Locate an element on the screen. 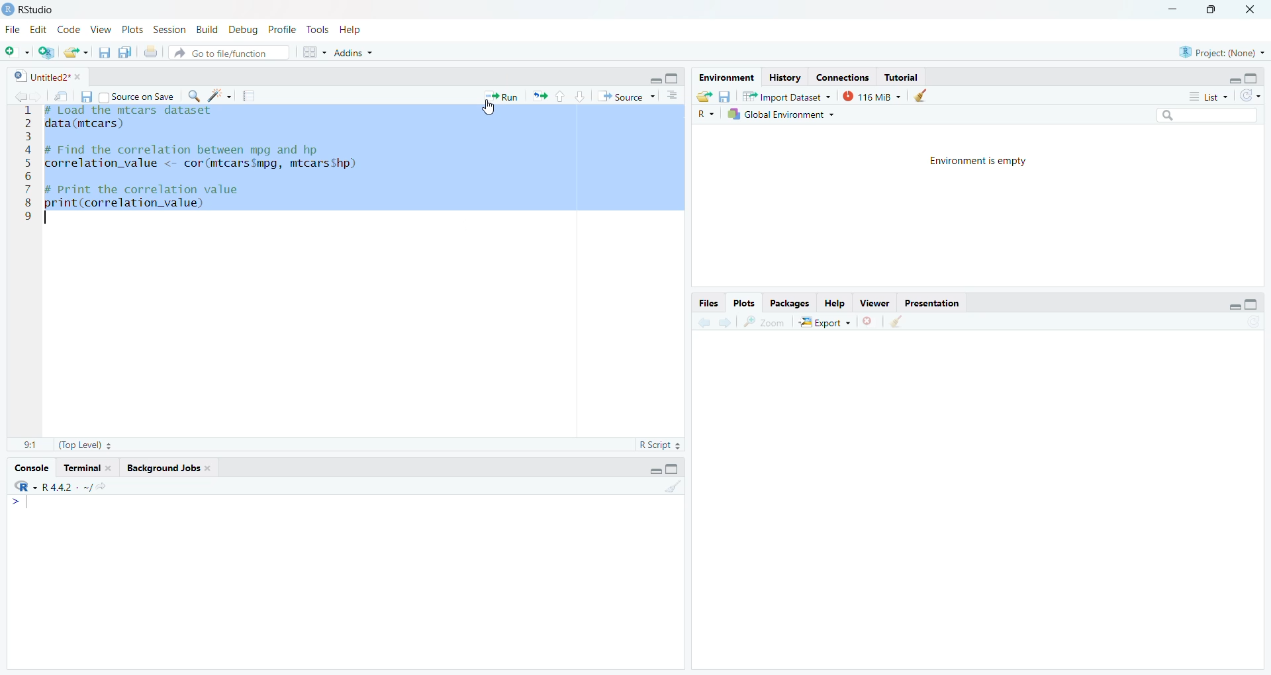 Image resolution: width=1271 pixels, height=675 pixels. Go back to the previous source location (Ctrl + F9) is located at coordinates (18, 95).